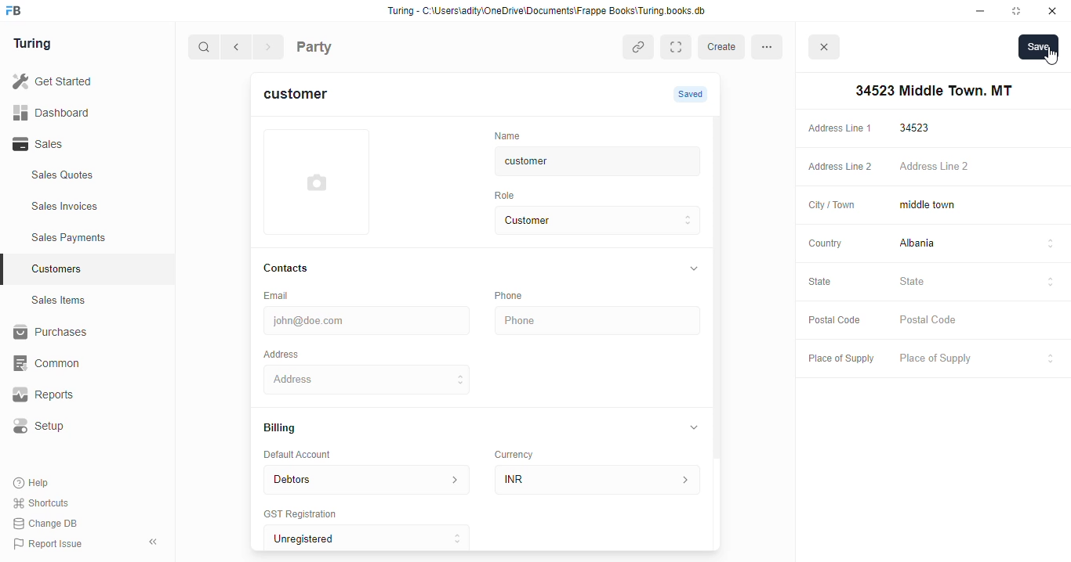 This screenshot has height=562, width=1071. What do you see at coordinates (511, 135) in the screenshot?
I see `‘Name` at bounding box center [511, 135].